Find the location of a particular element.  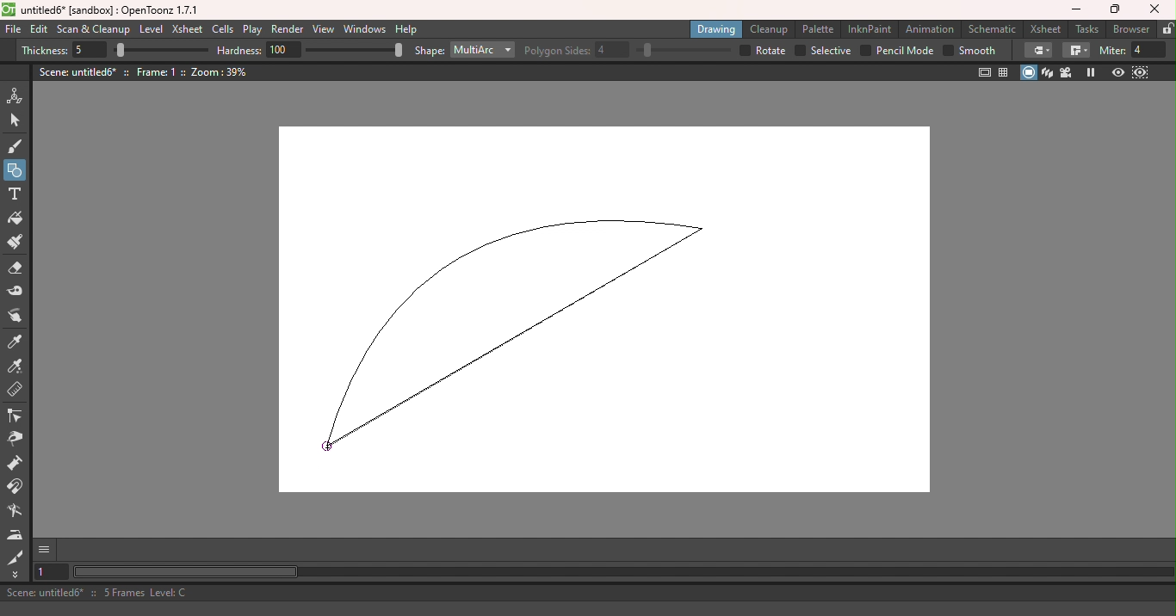

Rotate is located at coordinates (763, 51).